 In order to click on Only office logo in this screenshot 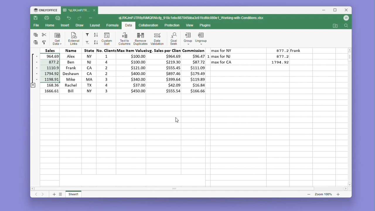, I will do `click(45, 11)`.